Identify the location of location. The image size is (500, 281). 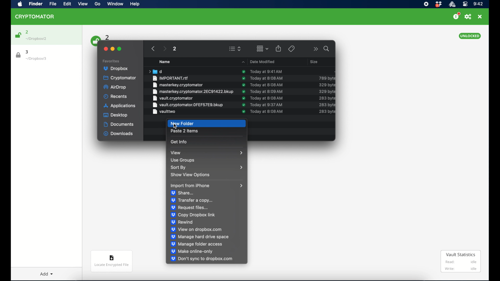
(36, 59).